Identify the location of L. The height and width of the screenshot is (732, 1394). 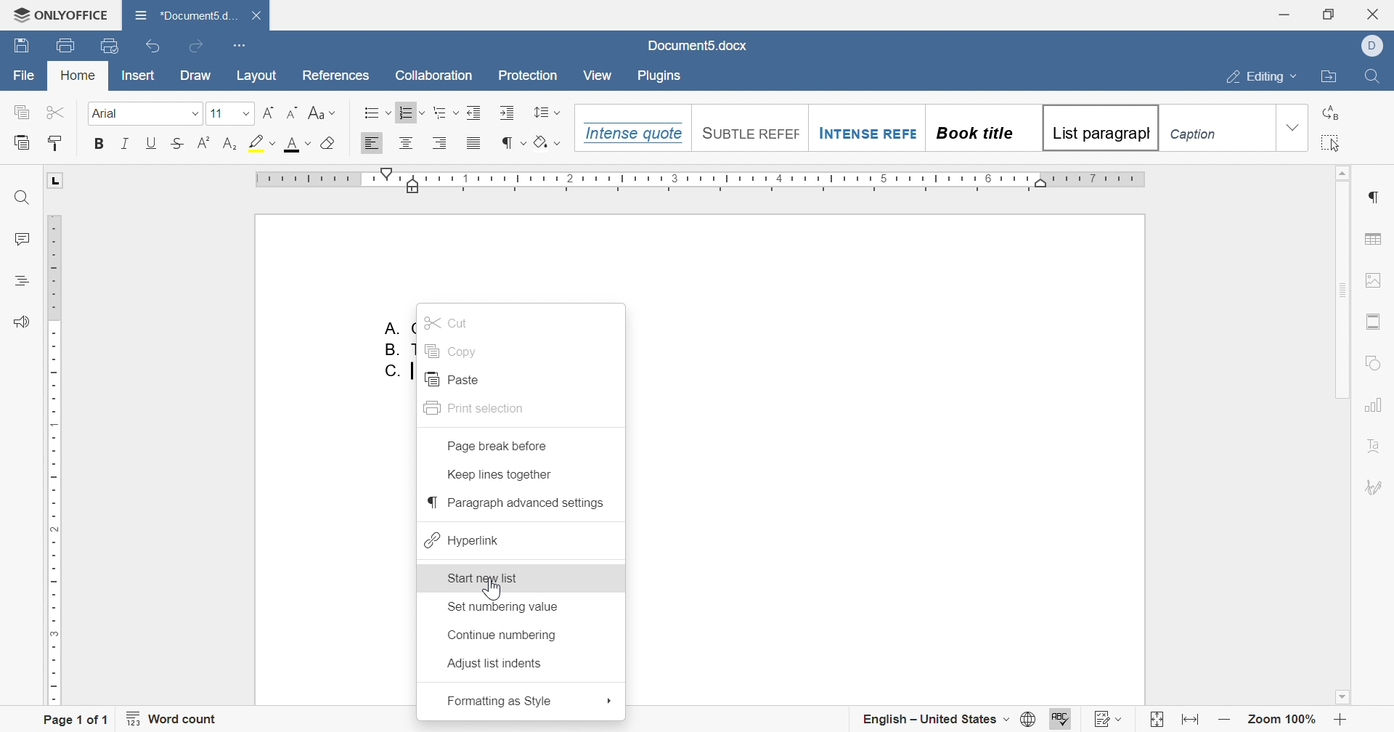
(57, 180).